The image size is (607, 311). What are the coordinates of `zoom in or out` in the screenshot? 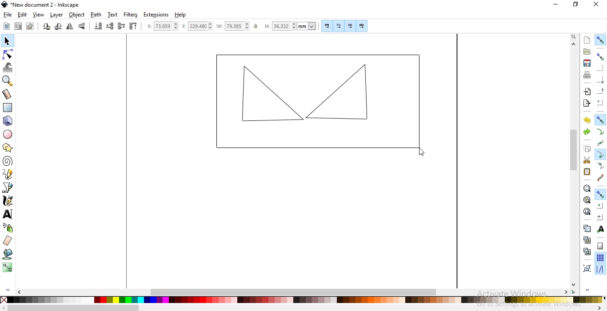 It's located at (8, 81).